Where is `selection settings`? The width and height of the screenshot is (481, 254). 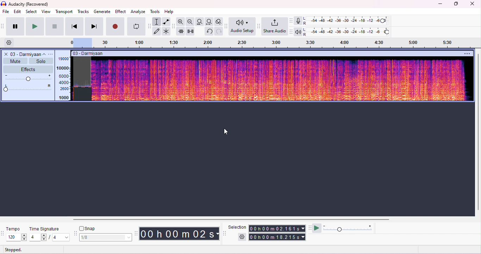 selection settings is located at coordinates (242, 237).